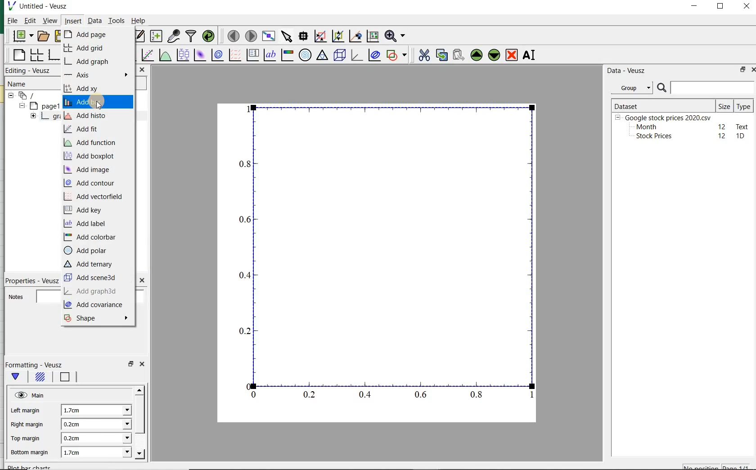  What do you see at coordinates (39, 106) in the screenshot?
I see `page1` at bounding box center [39, 106].